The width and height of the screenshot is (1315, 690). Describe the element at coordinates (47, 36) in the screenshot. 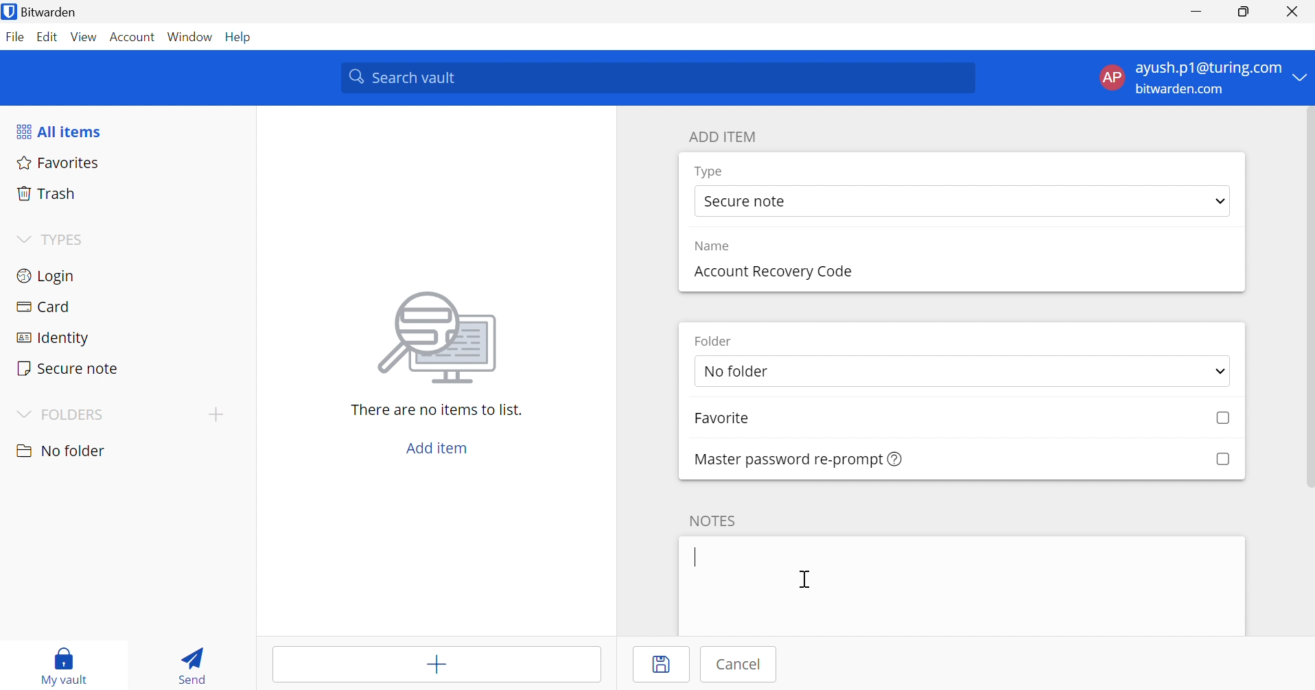

I see `Edit` at that location.